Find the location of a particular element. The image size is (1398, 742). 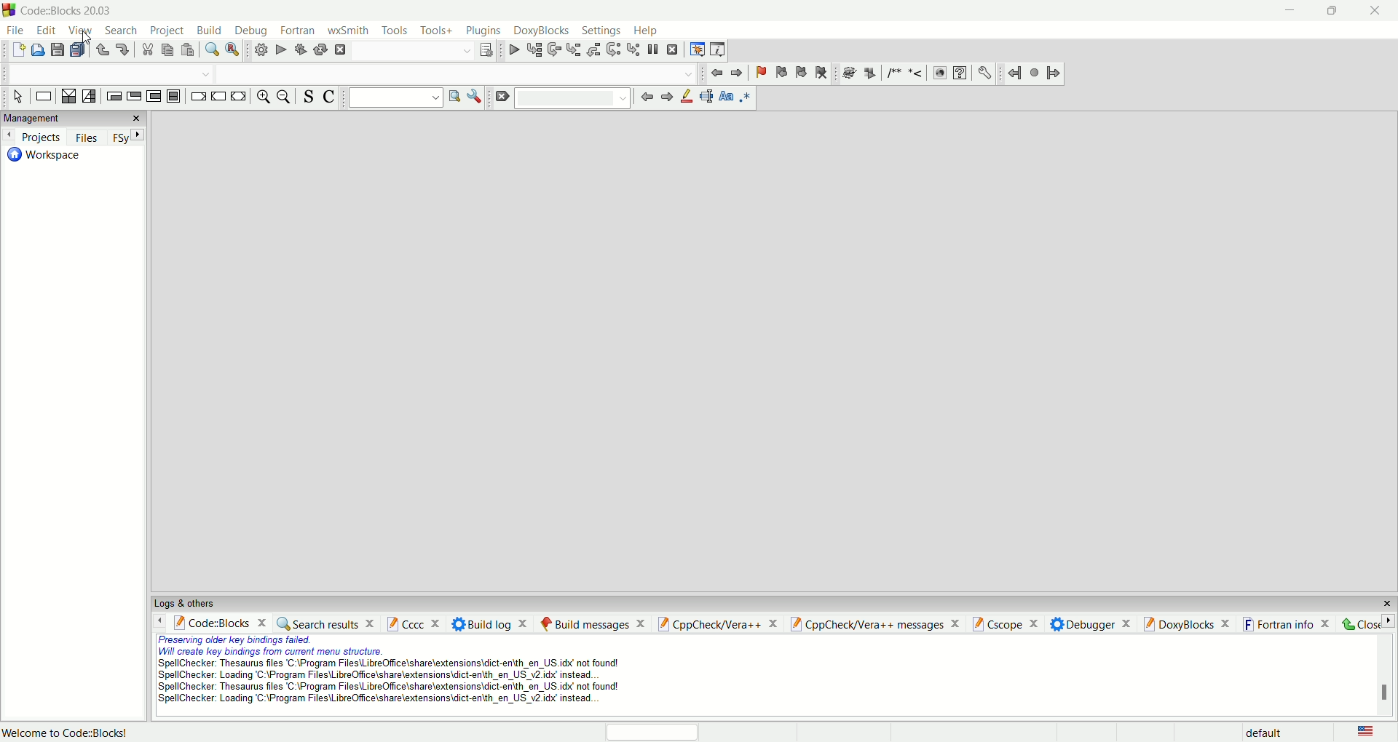

view is located at coordinates (81, 31).